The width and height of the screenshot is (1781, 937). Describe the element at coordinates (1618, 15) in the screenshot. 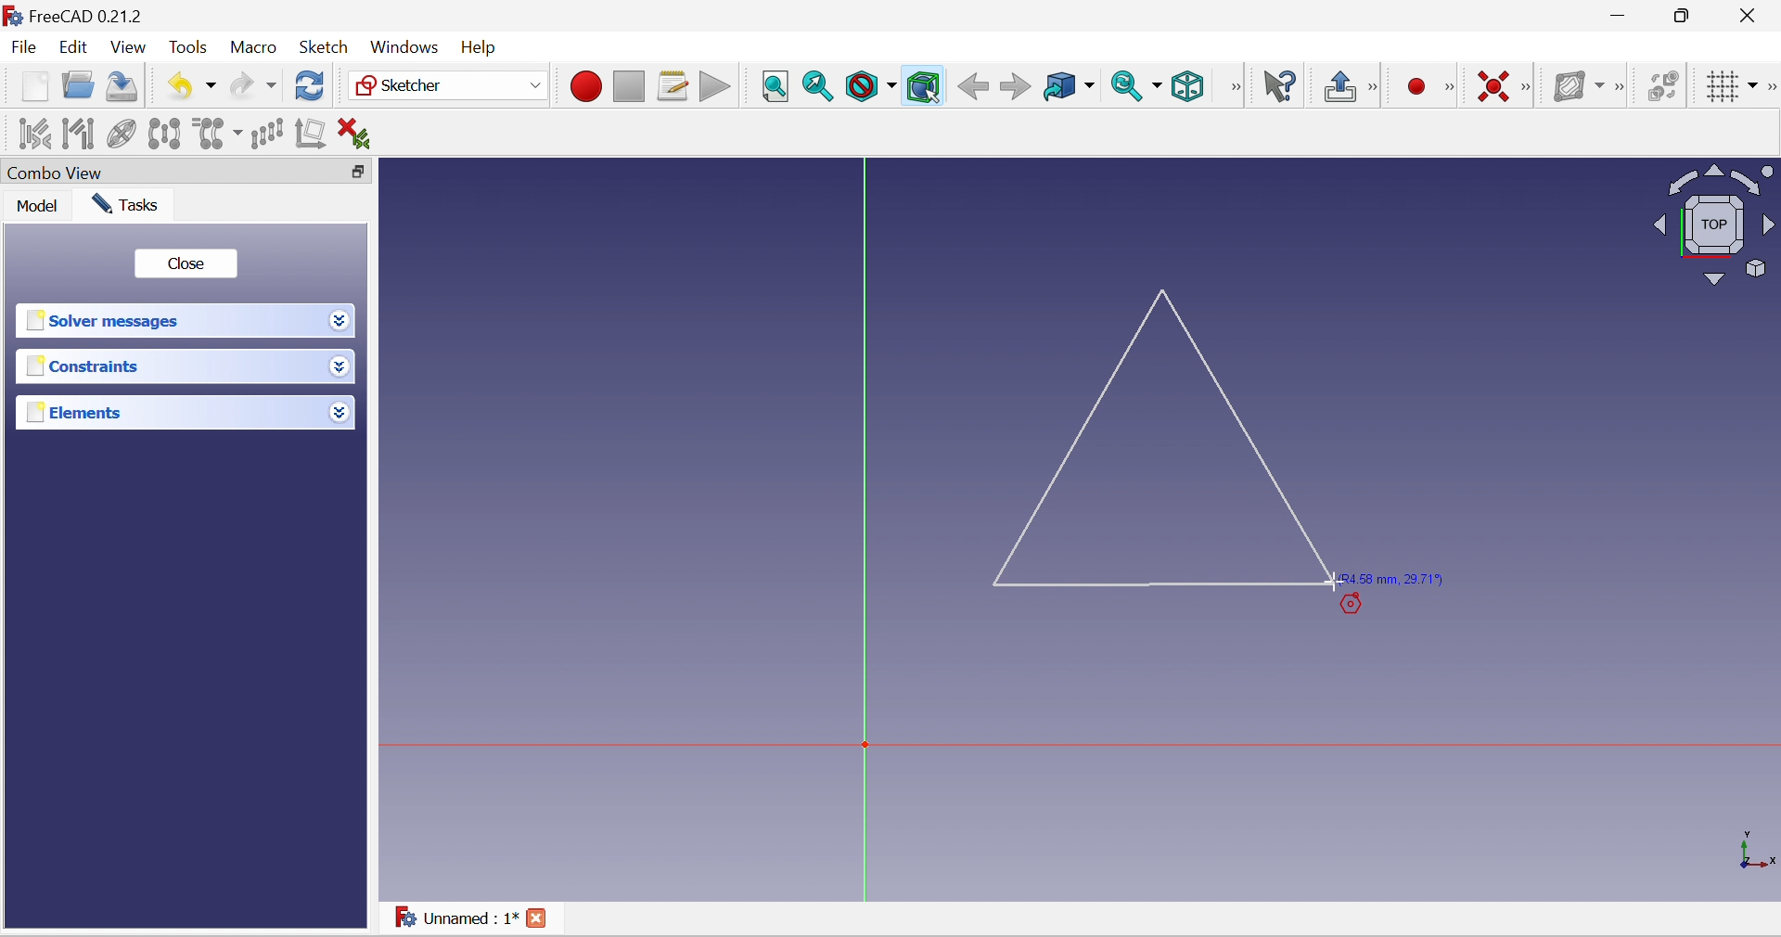

I see `Minimize` at that location.